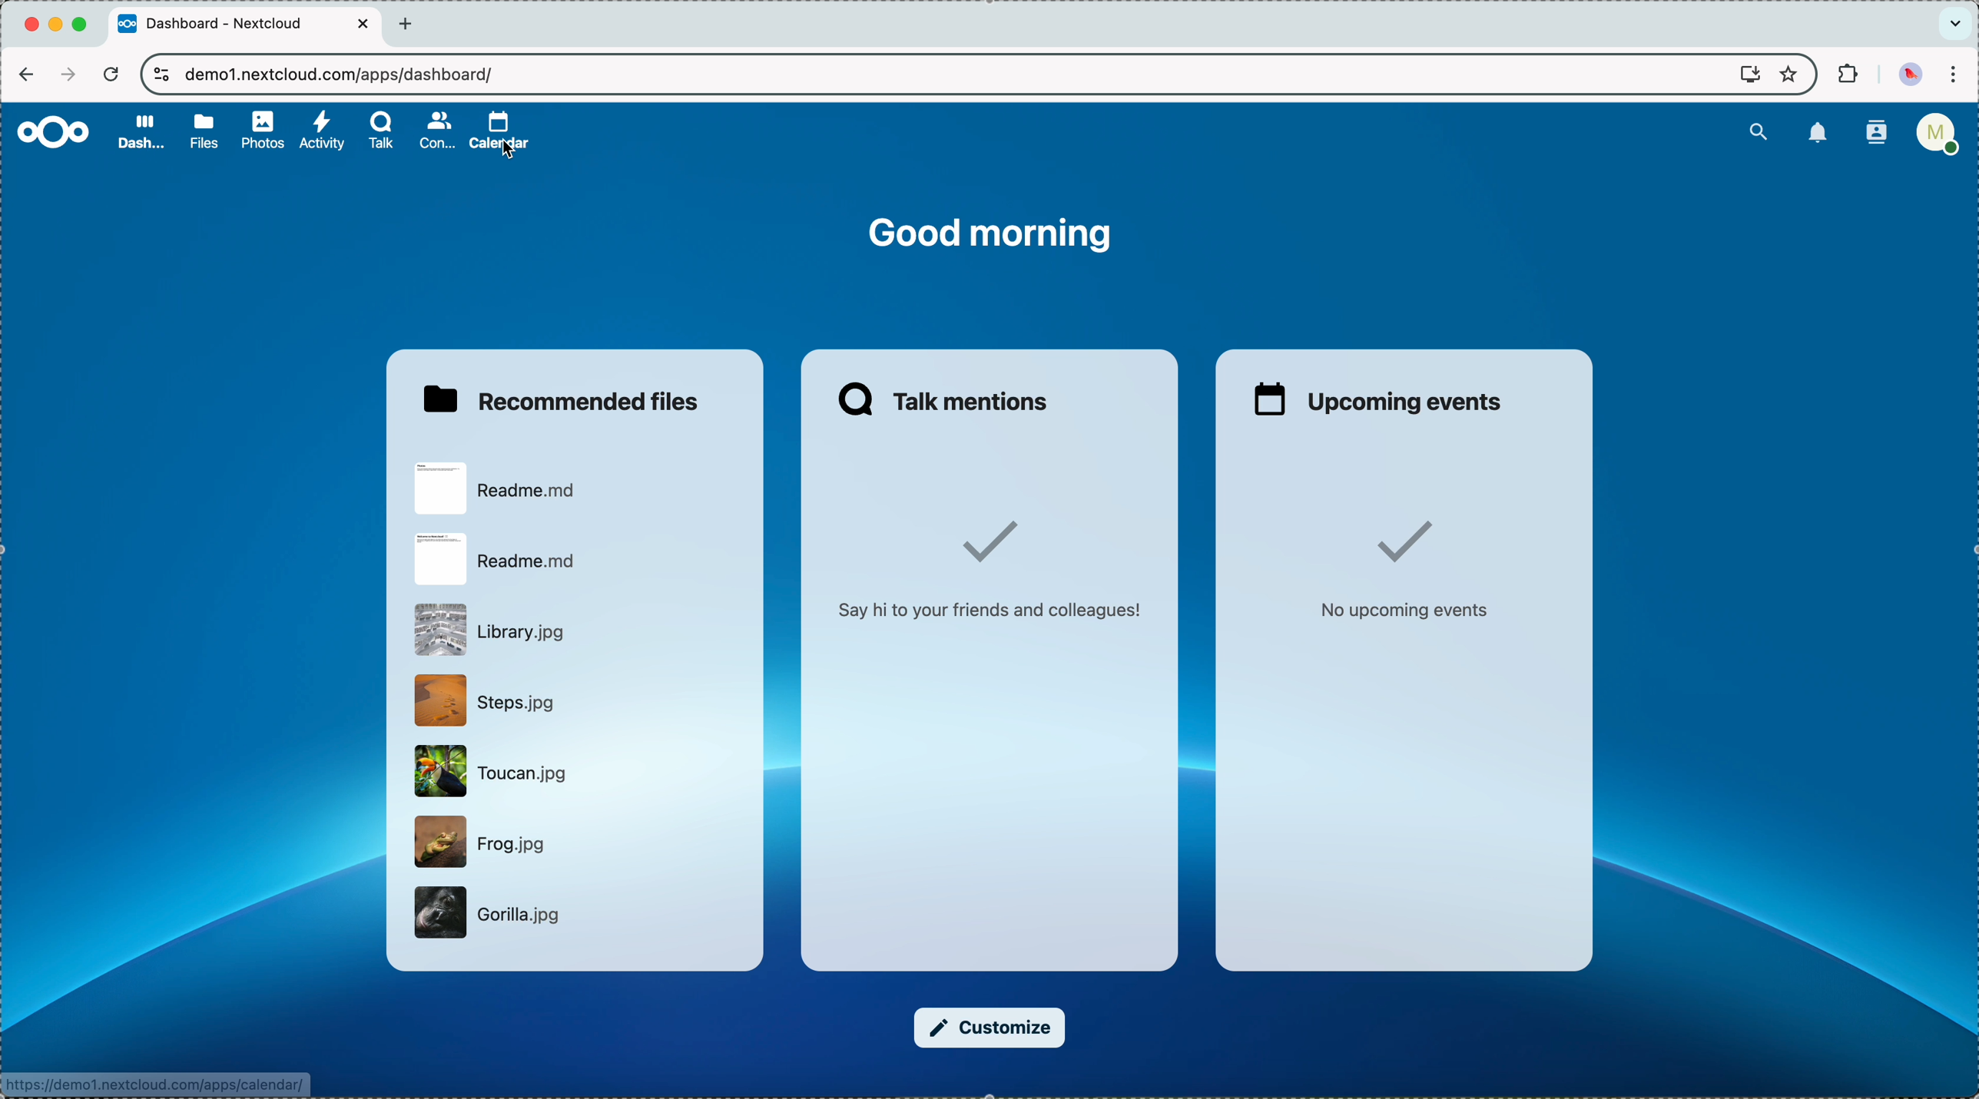  I want to click on file, so click(491, 770).